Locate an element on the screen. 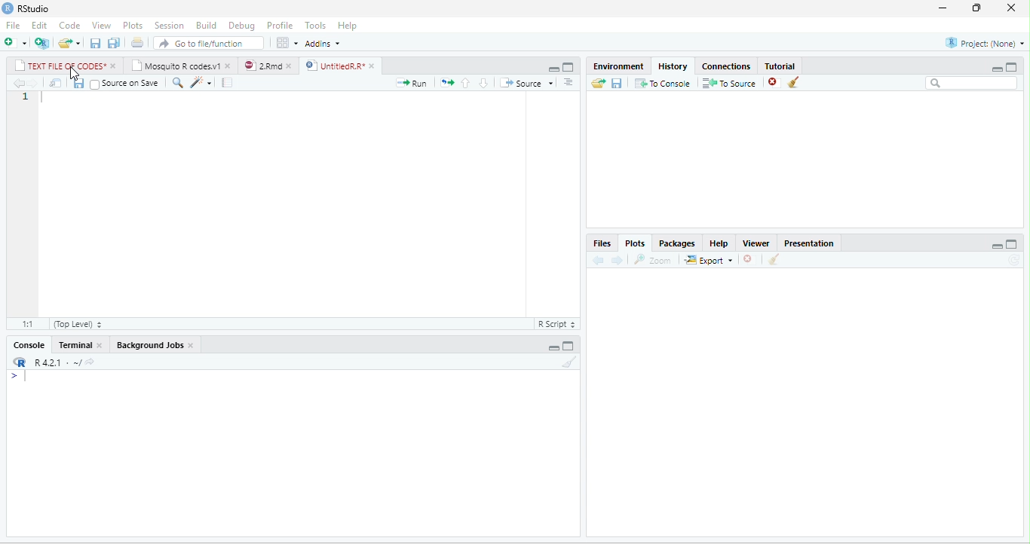 Image resolution: width=1030 pixels, height=544 pixels. save is located at coordinates (97, 43).